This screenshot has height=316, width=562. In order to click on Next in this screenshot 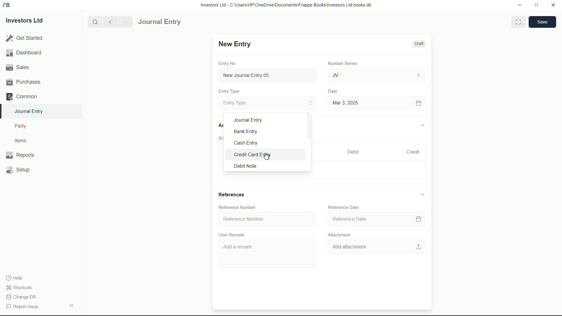, I will do `click(124, 22)`.